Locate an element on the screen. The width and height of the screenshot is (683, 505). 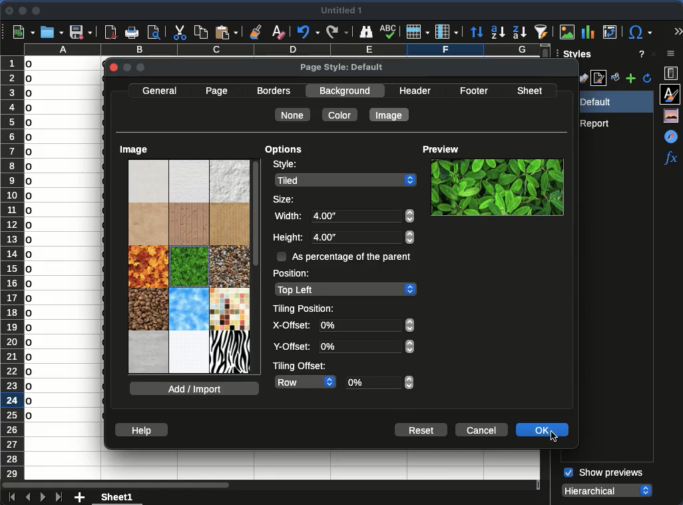
undo is located at coordinates (308, 33).